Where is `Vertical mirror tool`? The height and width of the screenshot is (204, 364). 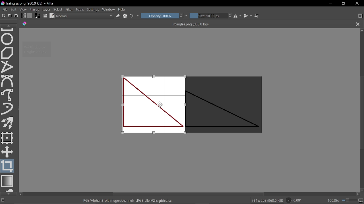 Vertical mirror tool is located at coordinates (248, 16).